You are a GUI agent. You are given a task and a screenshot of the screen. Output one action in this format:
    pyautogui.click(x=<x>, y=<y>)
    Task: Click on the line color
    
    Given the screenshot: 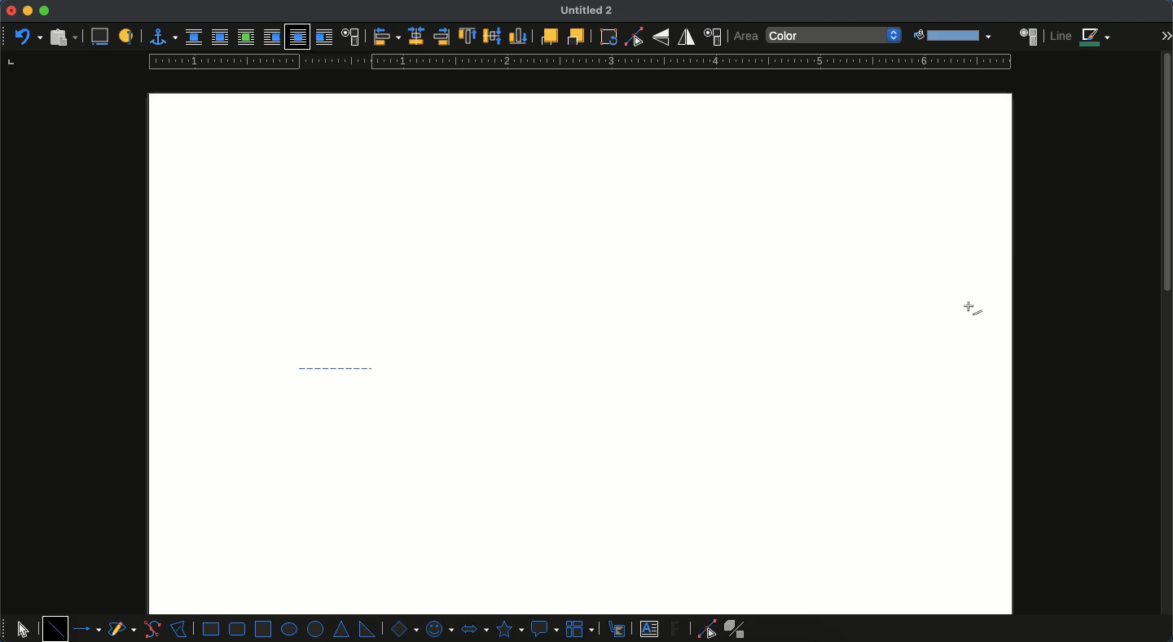 What is the action you would take?
    pyautogui.click(x=1081, y=37)
    